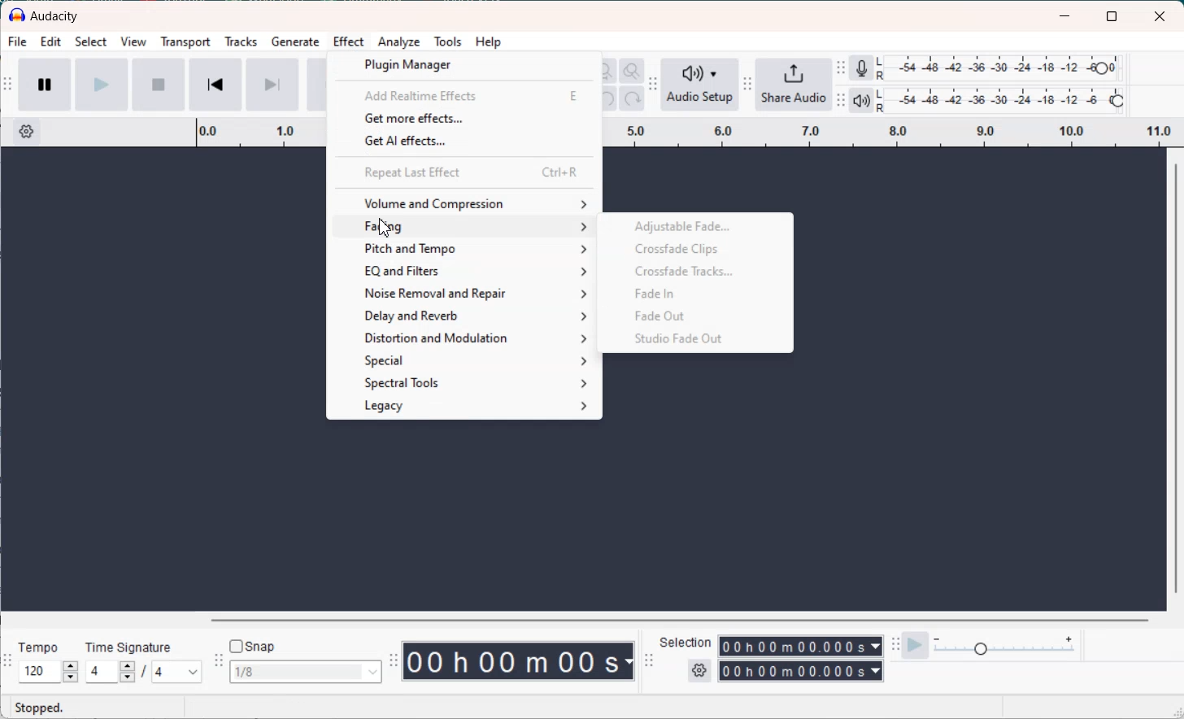 Image resolution: width=1184 pixels, height=719 pixels. What do you see at coordinates (465, 272) in the screenshot?
I see `EQ and filters` at bounding box center [465, 272].